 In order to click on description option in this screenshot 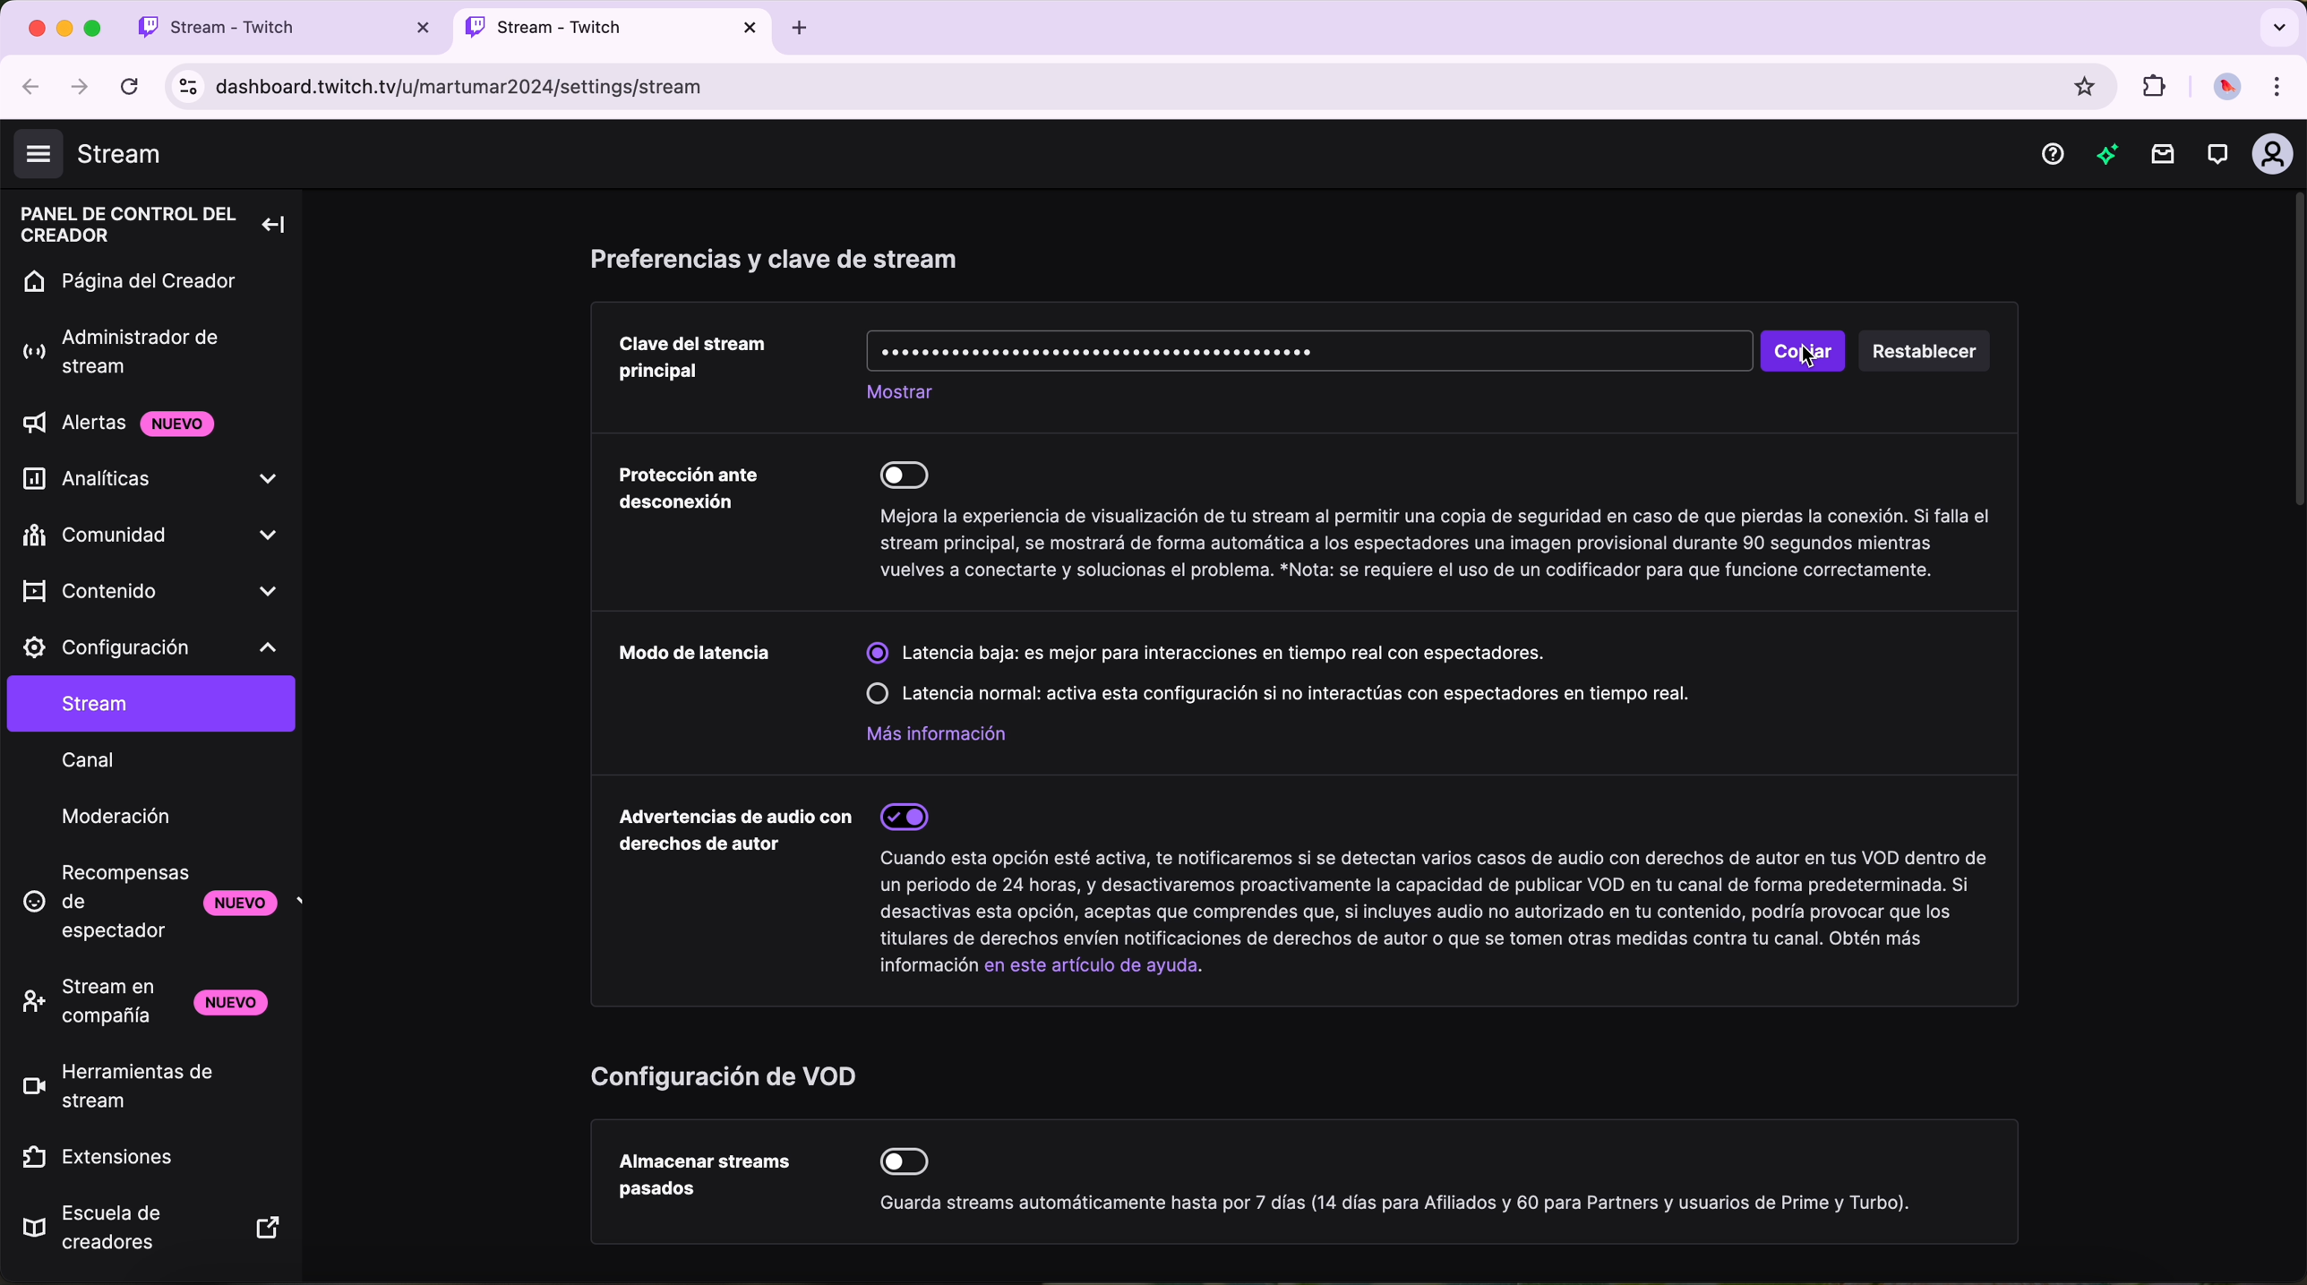, I will do `click(1402, 1204)`.